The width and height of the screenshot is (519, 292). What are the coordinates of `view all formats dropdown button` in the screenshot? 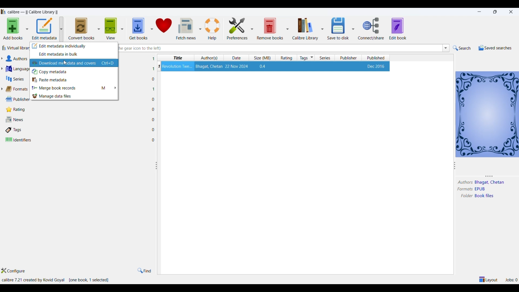 It's located at (3, 89).